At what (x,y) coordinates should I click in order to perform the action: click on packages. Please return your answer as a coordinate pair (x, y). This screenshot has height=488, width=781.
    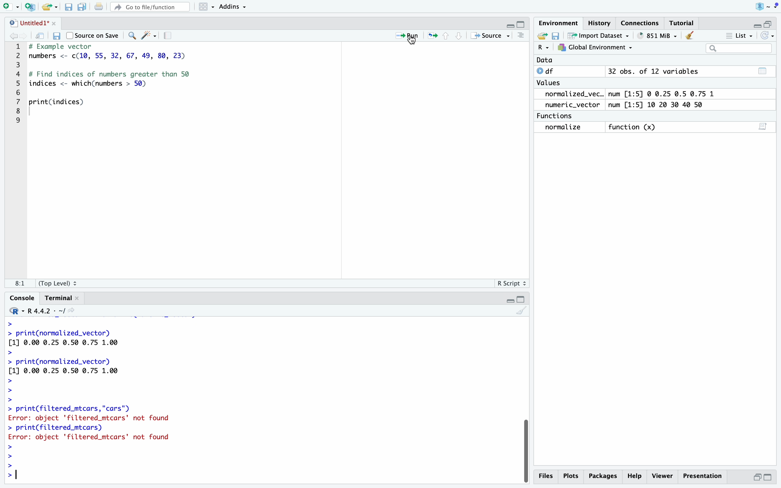
    Looking at the image, I should click on (604, 475).